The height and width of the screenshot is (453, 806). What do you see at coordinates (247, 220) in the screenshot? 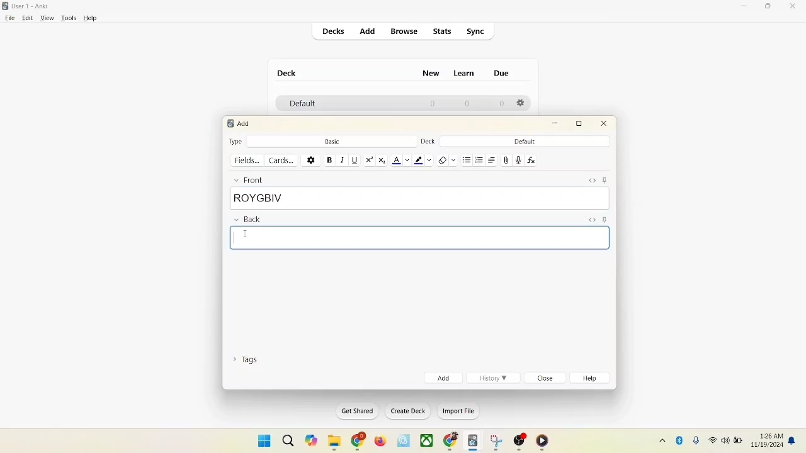
I see `back` at bounding box center [247, 220].